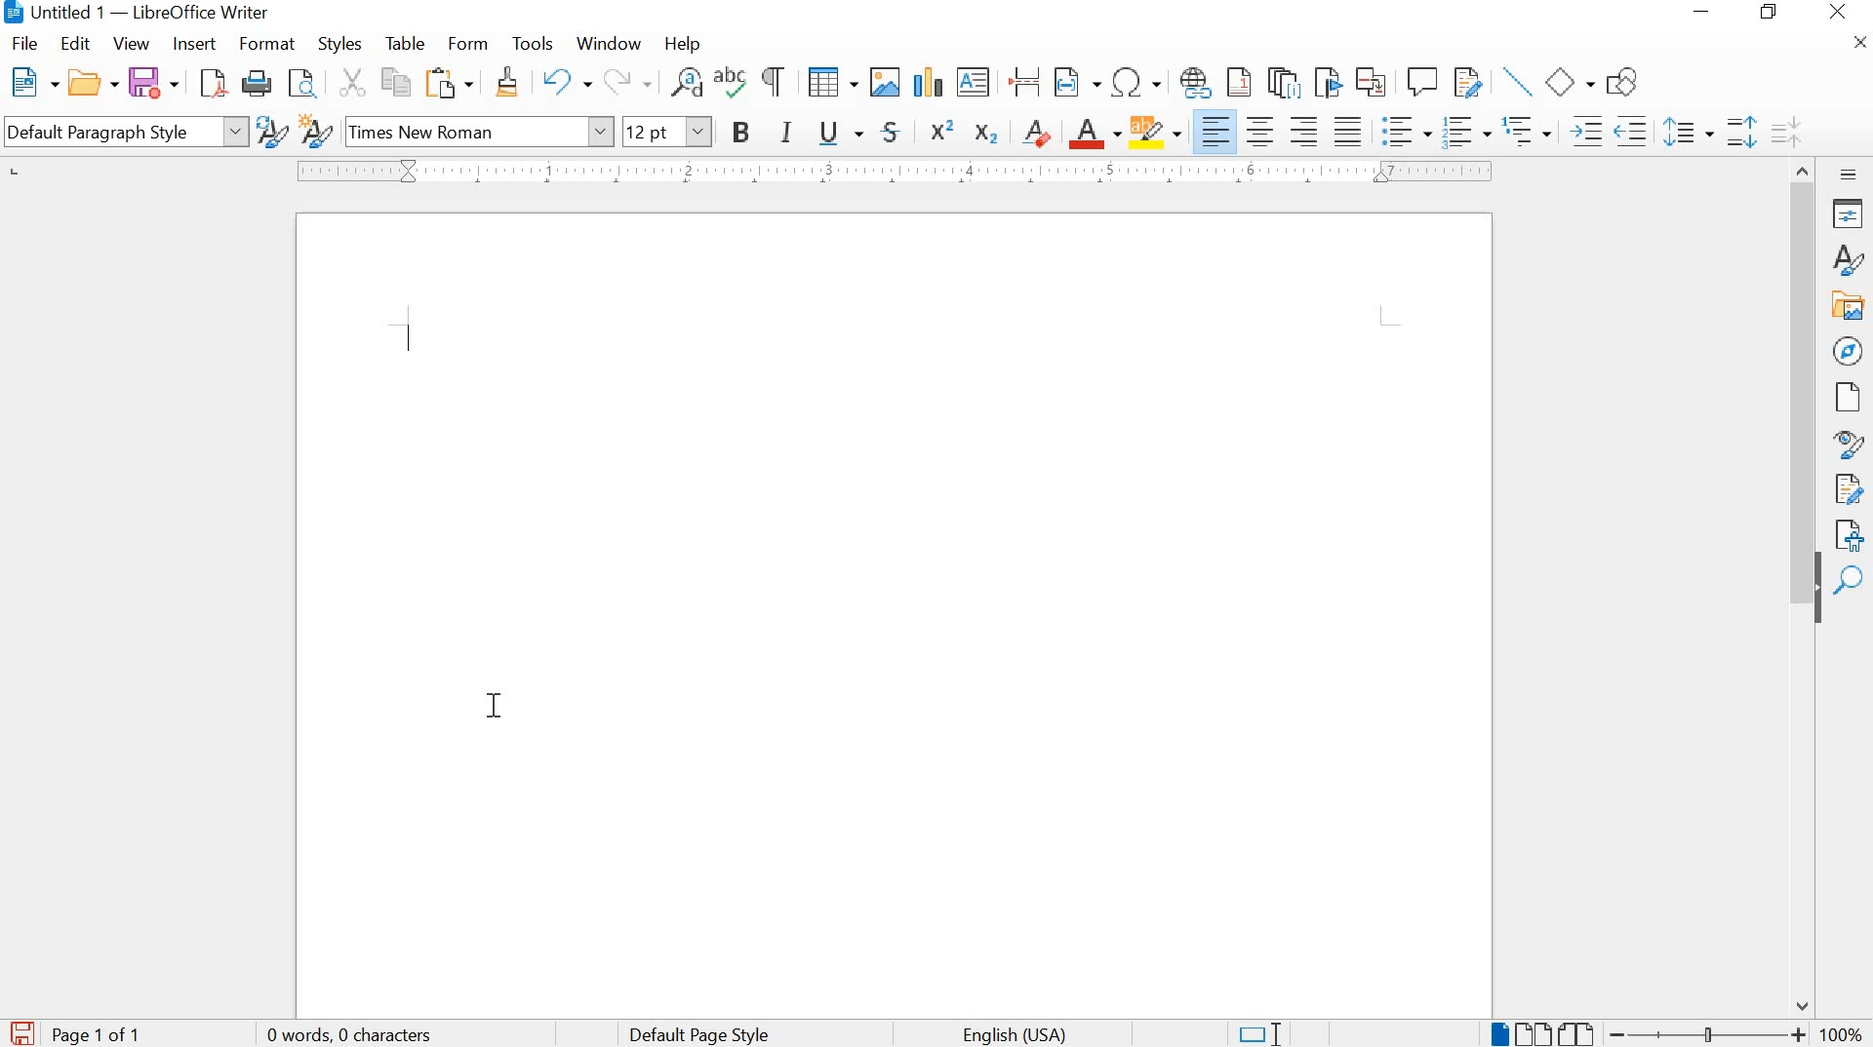 The image size is (1873, 1047). Describe the element at coordinates (1851, 532) in the screenshot. I see `ACCESSIBILITY CHECK` at that location.